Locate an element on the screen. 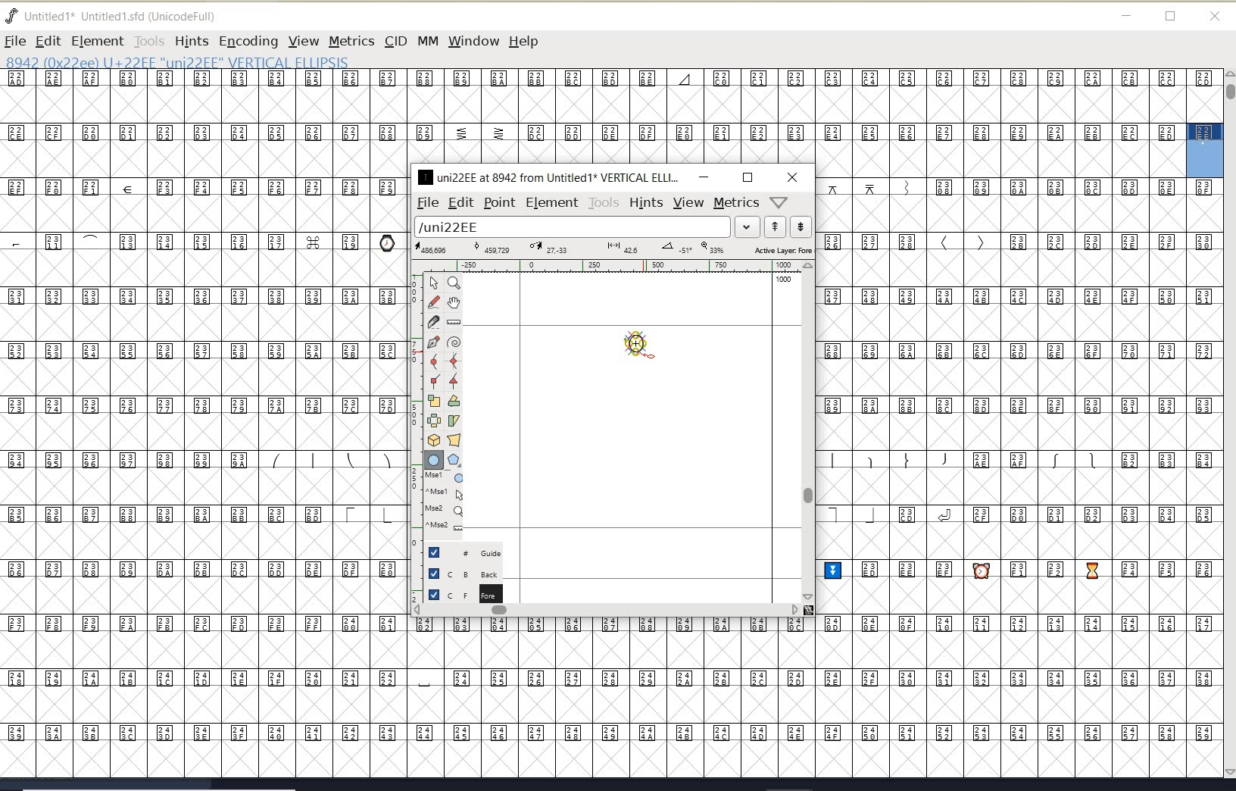 The height and width of the screenshot is (791, 1236). guide is located at coordinates (470, 551).